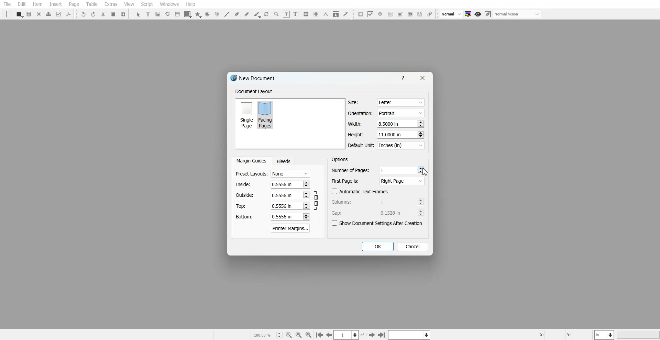  I want to click on Undo, so click(84, 14).